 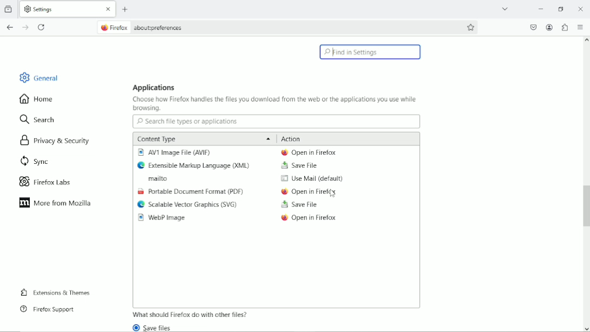 What do you see at coordinates (308, 152) in the screenshot?
I see `Open in firefox` at bounding box center [308, 152].